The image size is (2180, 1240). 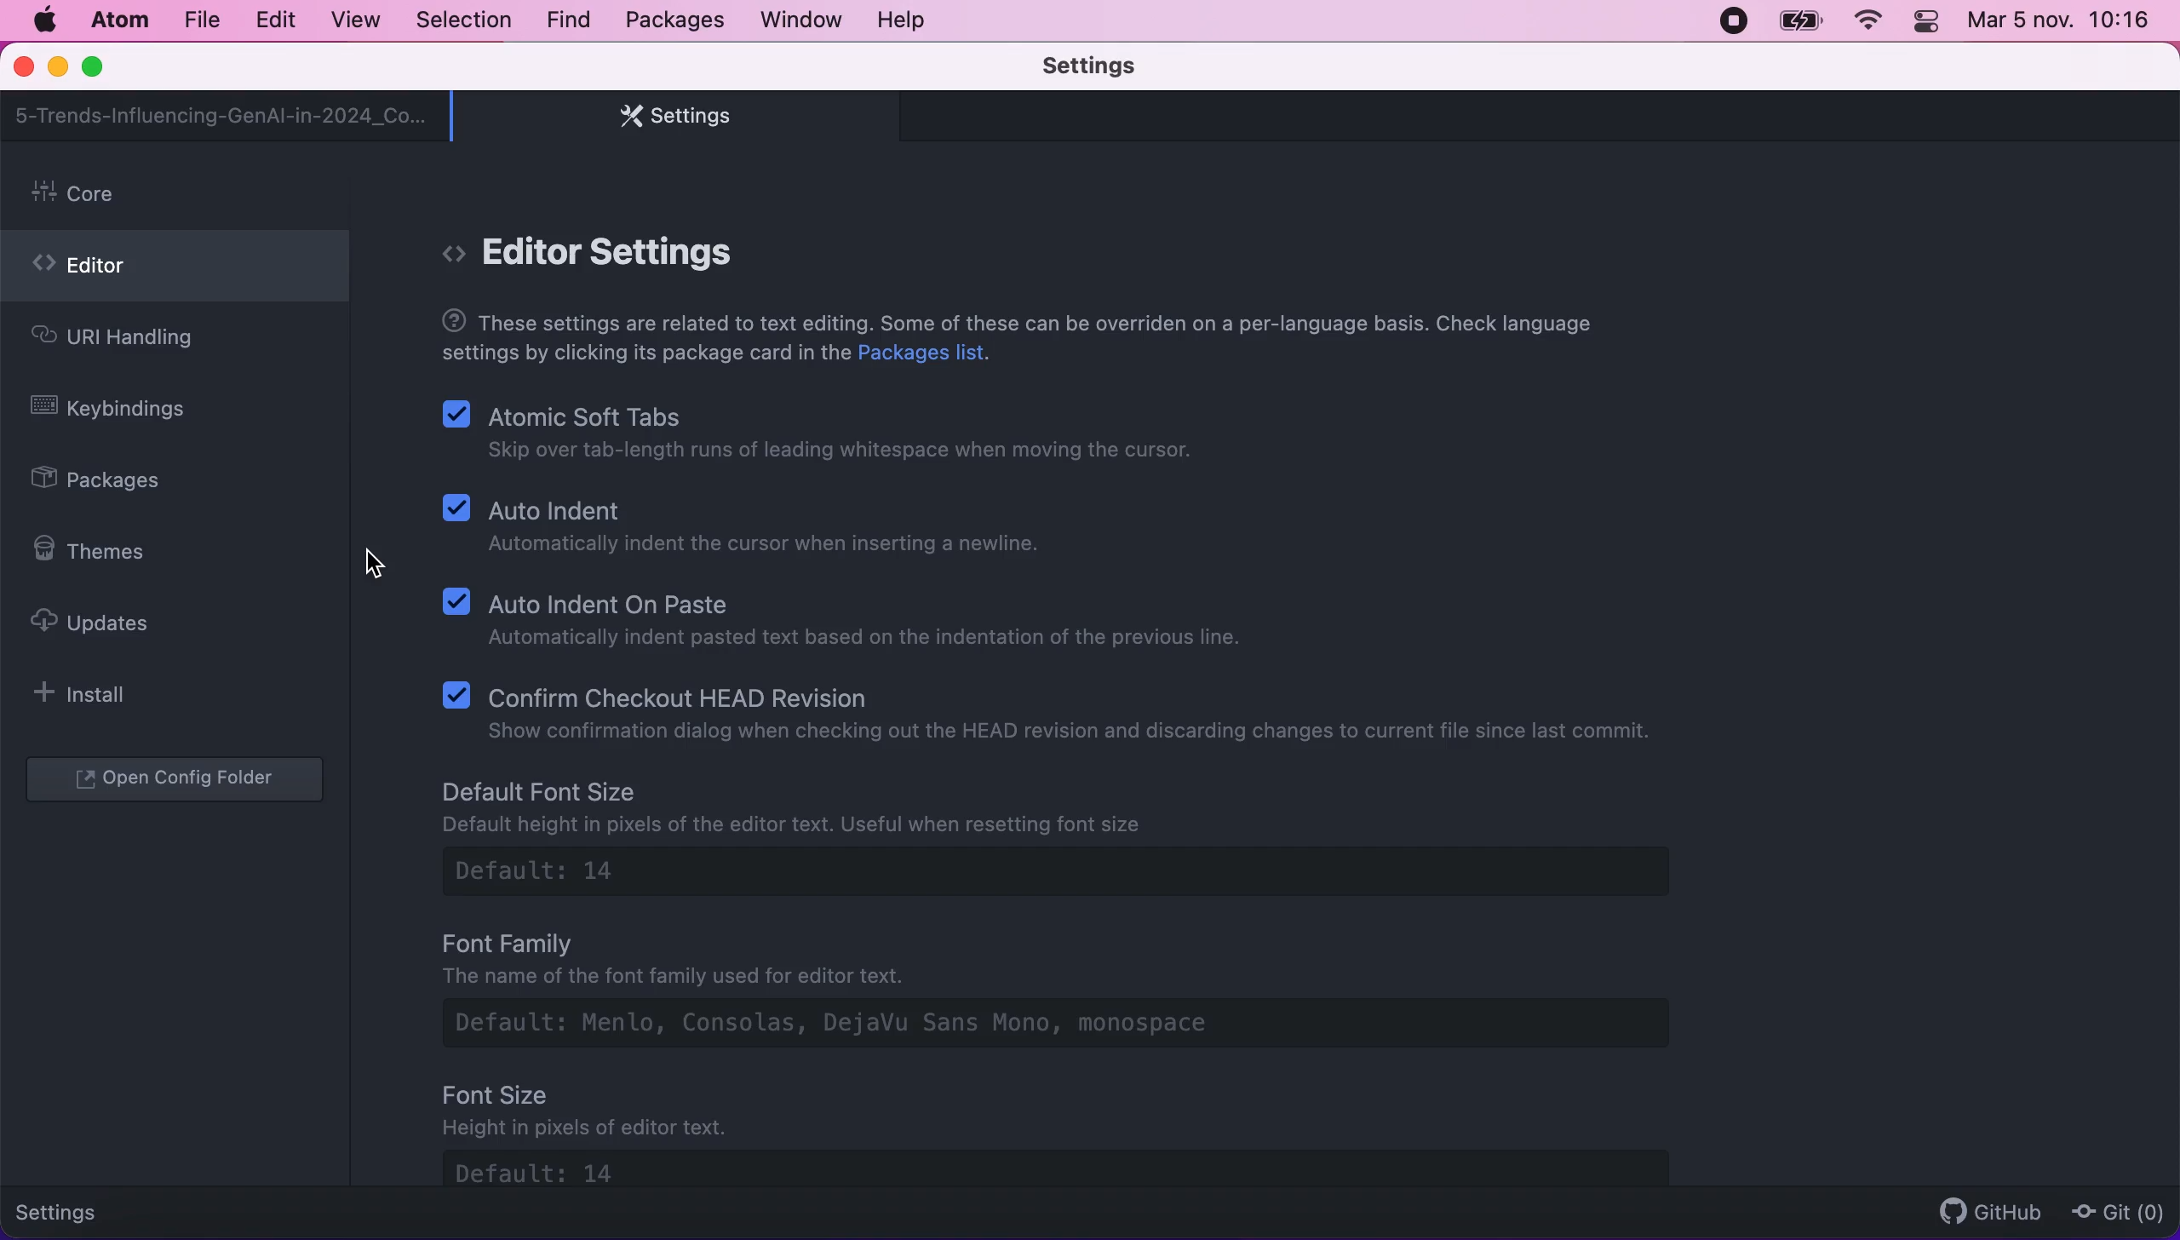 What do you see at coordinates (1800, 21) in the screenshot?
I see `battery` at bounding box center [1800, 21].